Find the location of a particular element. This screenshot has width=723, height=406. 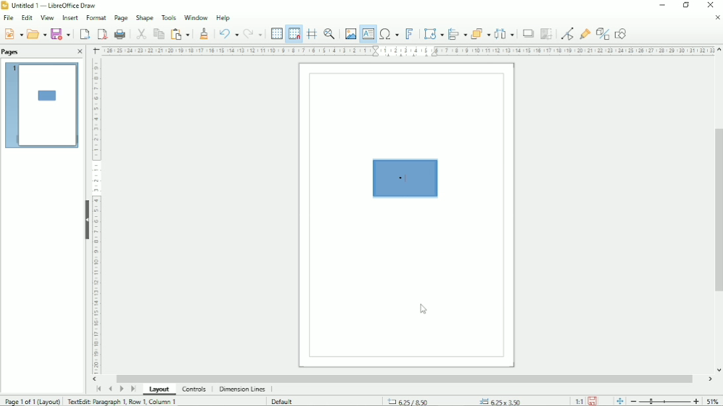

Scaling factor is located at coordinates (579, 401).